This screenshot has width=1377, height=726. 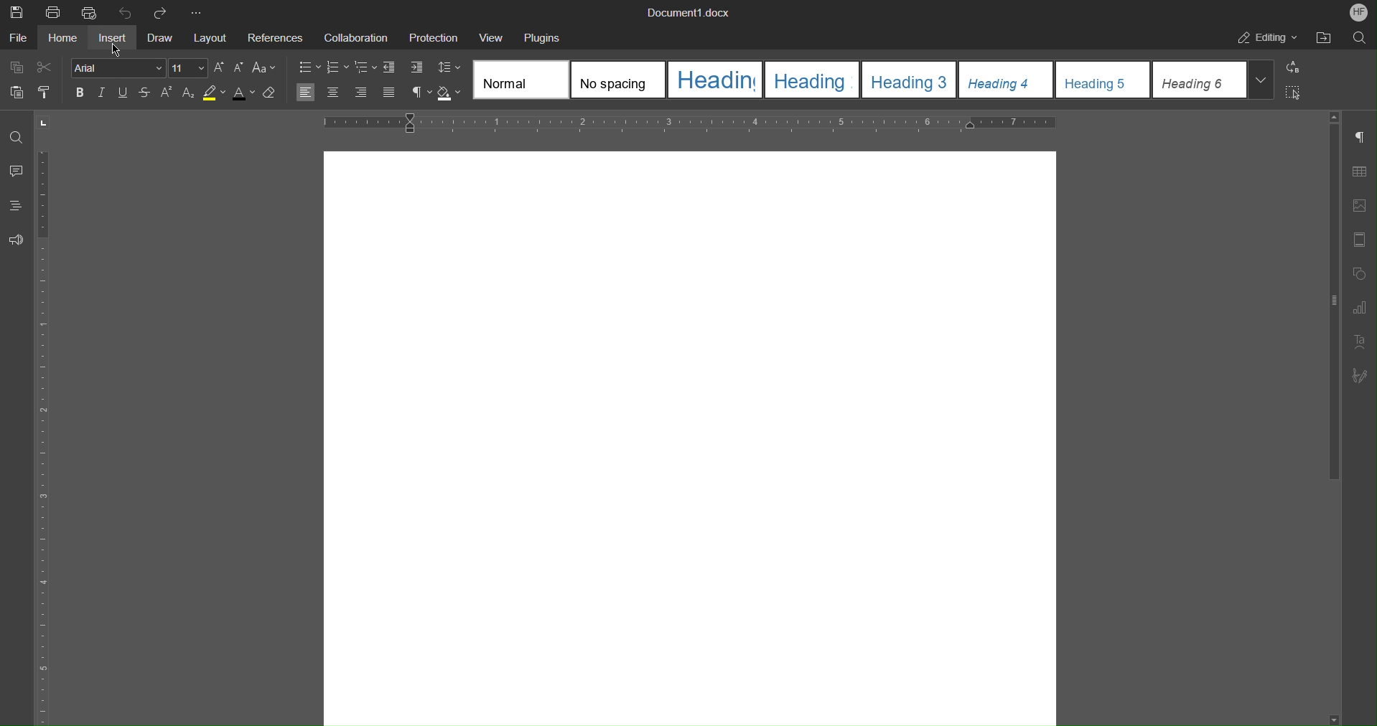 I want to click on Insert, so click(x=116, y=37).